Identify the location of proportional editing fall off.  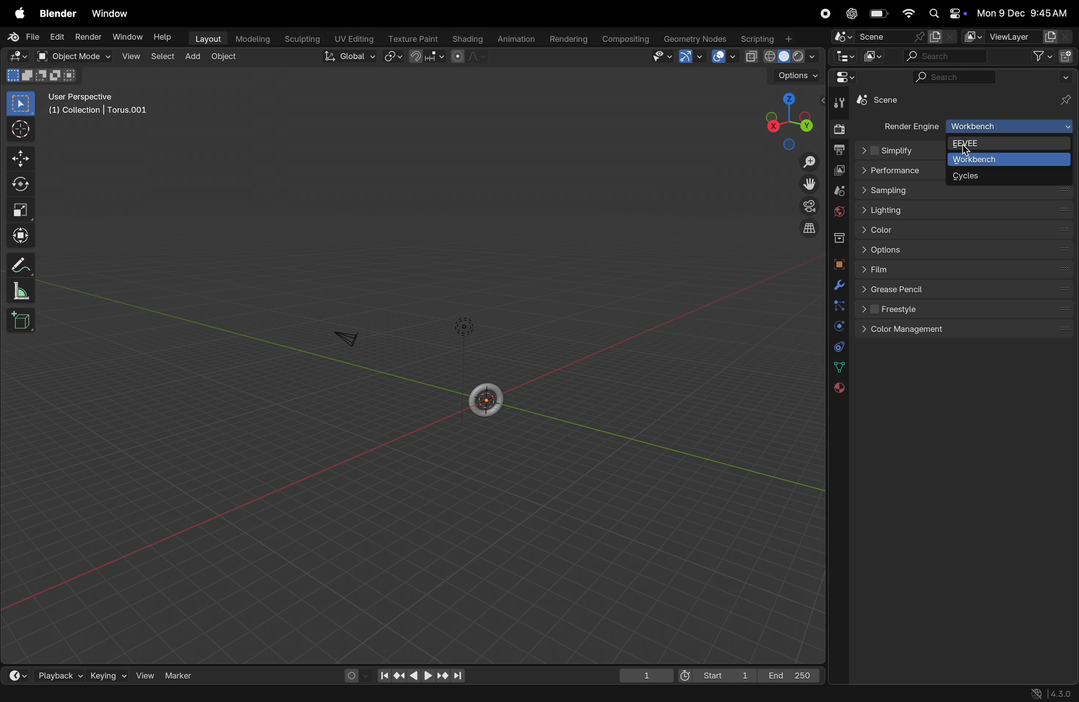
(467, 57).